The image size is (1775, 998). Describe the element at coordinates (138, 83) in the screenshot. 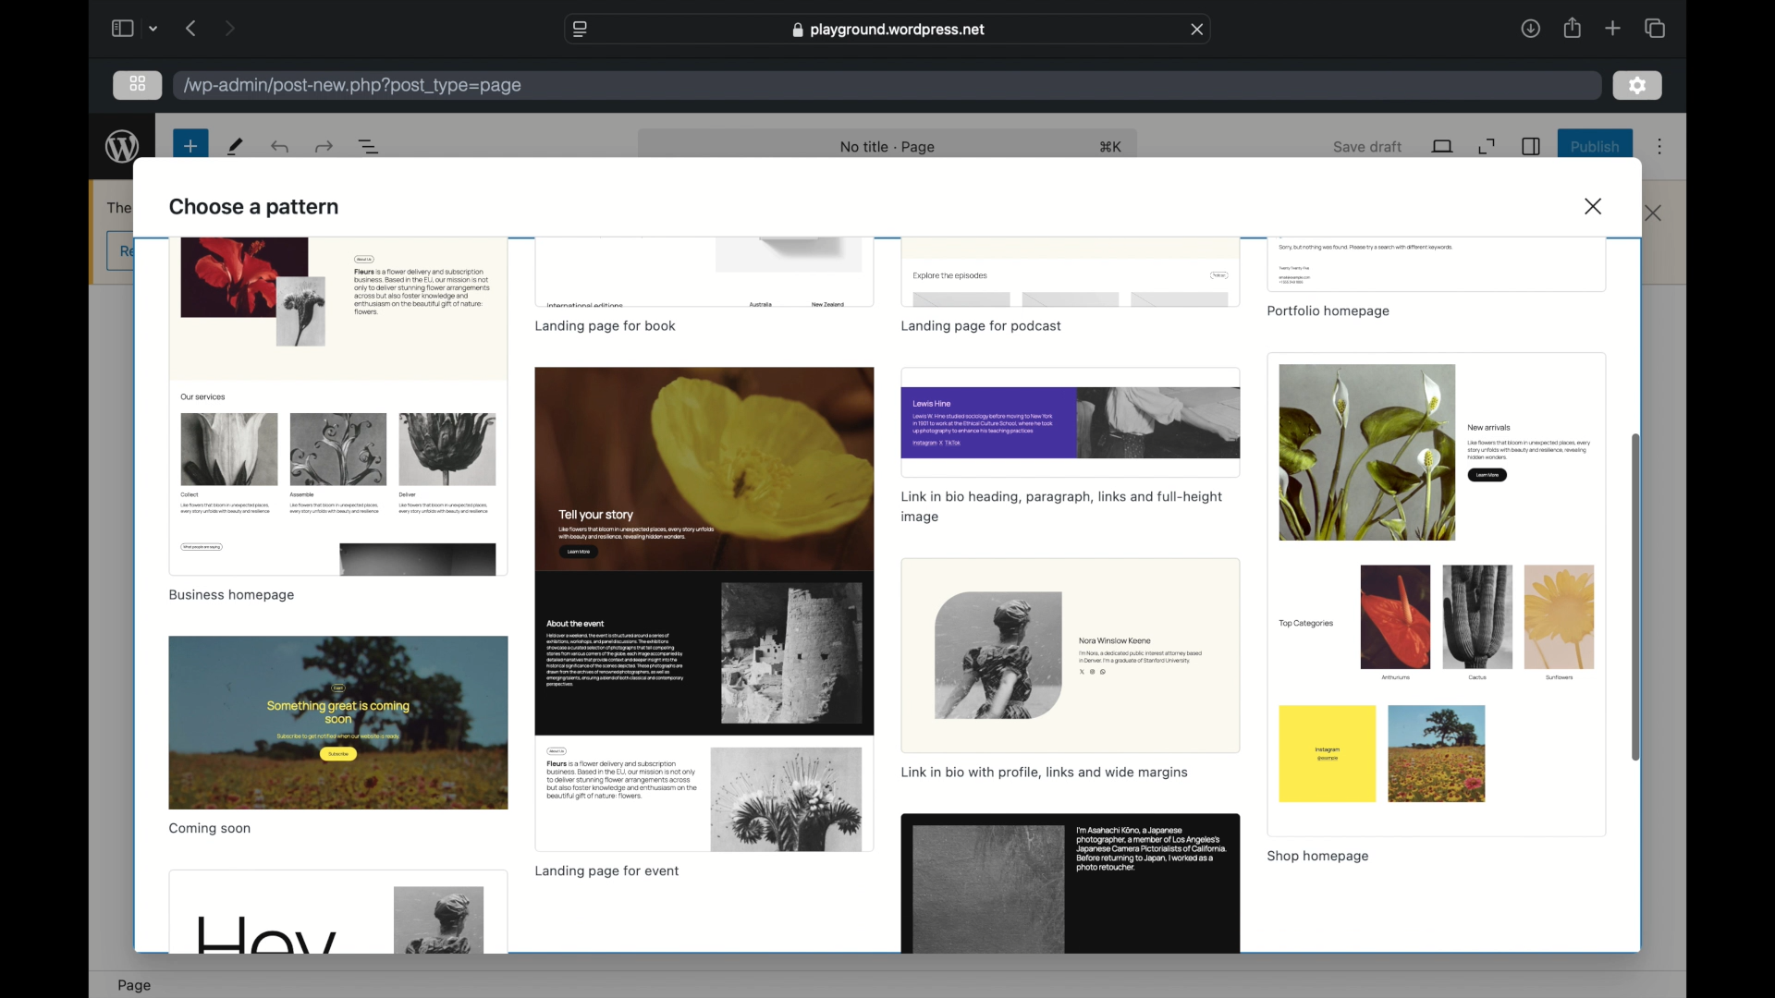

I see `grid view` at that location.